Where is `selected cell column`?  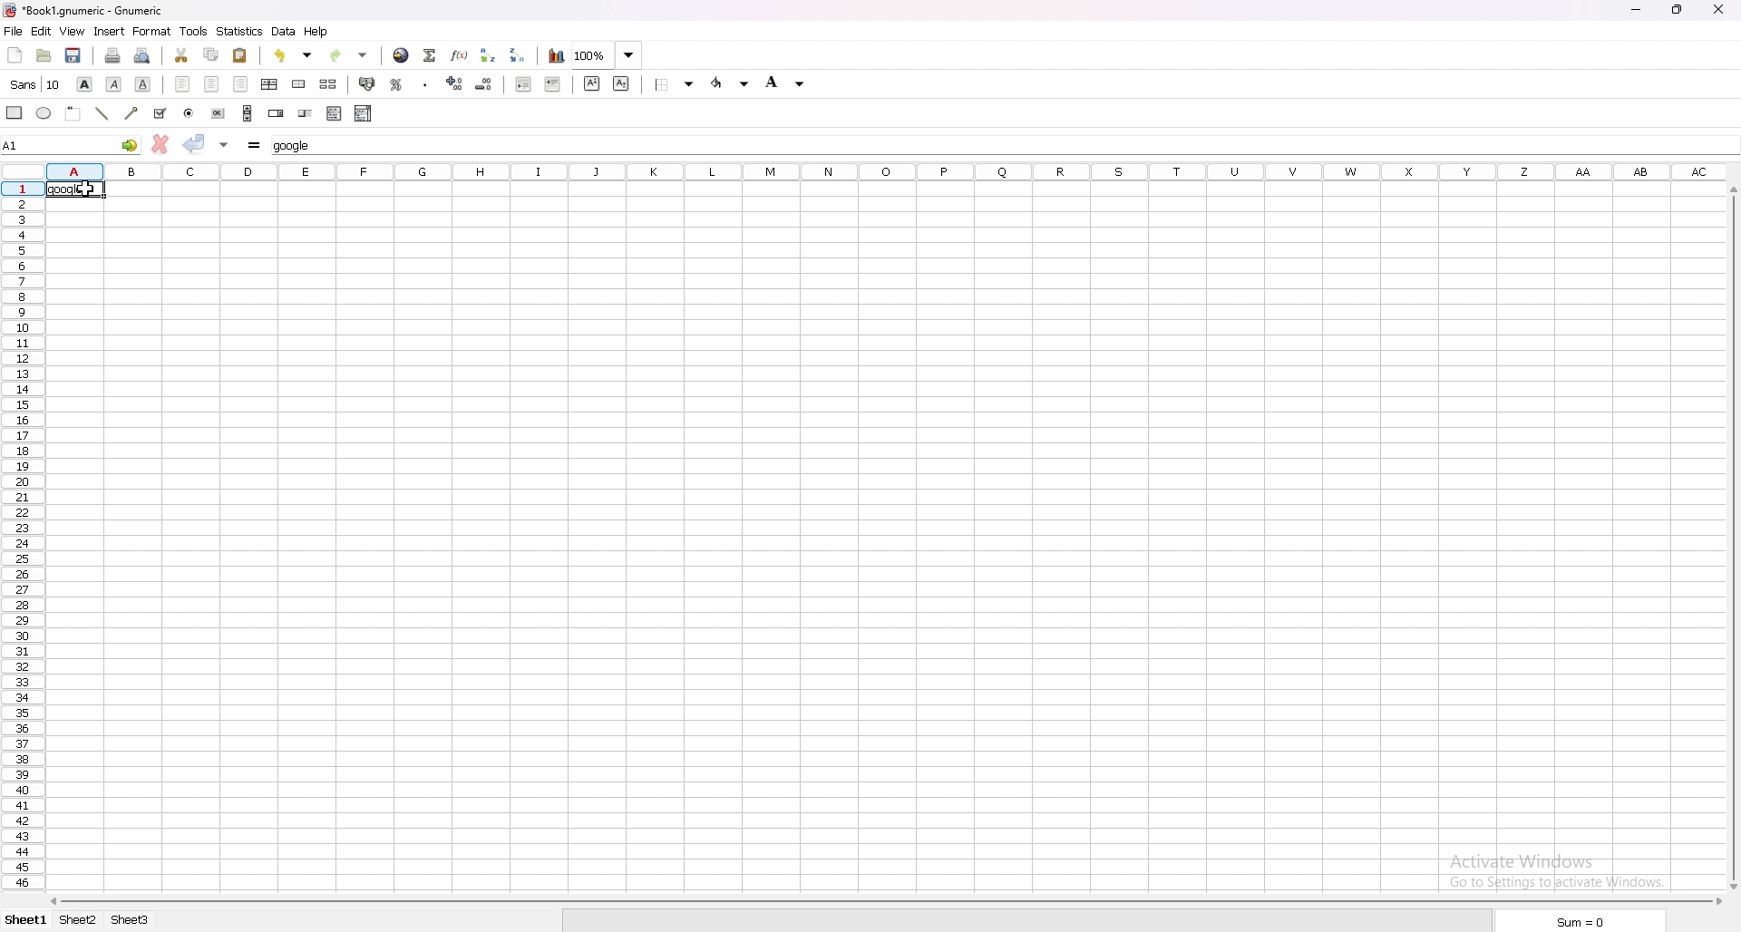
selected cell column is located at coordinates (890, 169).